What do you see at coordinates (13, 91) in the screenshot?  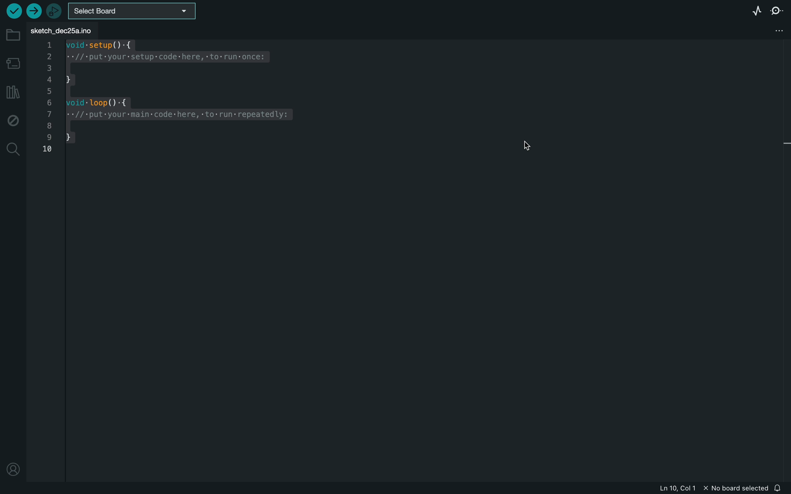 I see `library  manager` at bounding box center [13, 91].